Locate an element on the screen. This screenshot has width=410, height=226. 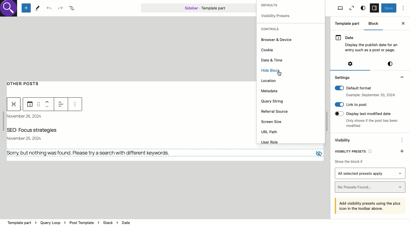
Metadata is located at coordinates (270, 91).